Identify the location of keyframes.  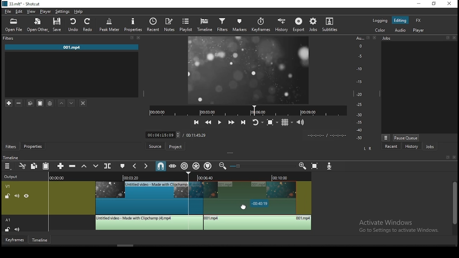
(261, 24).